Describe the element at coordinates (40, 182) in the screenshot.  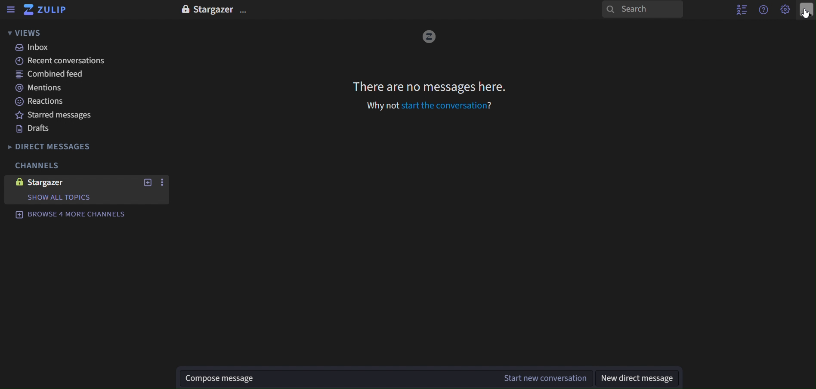
I see `stargazer` at that location.